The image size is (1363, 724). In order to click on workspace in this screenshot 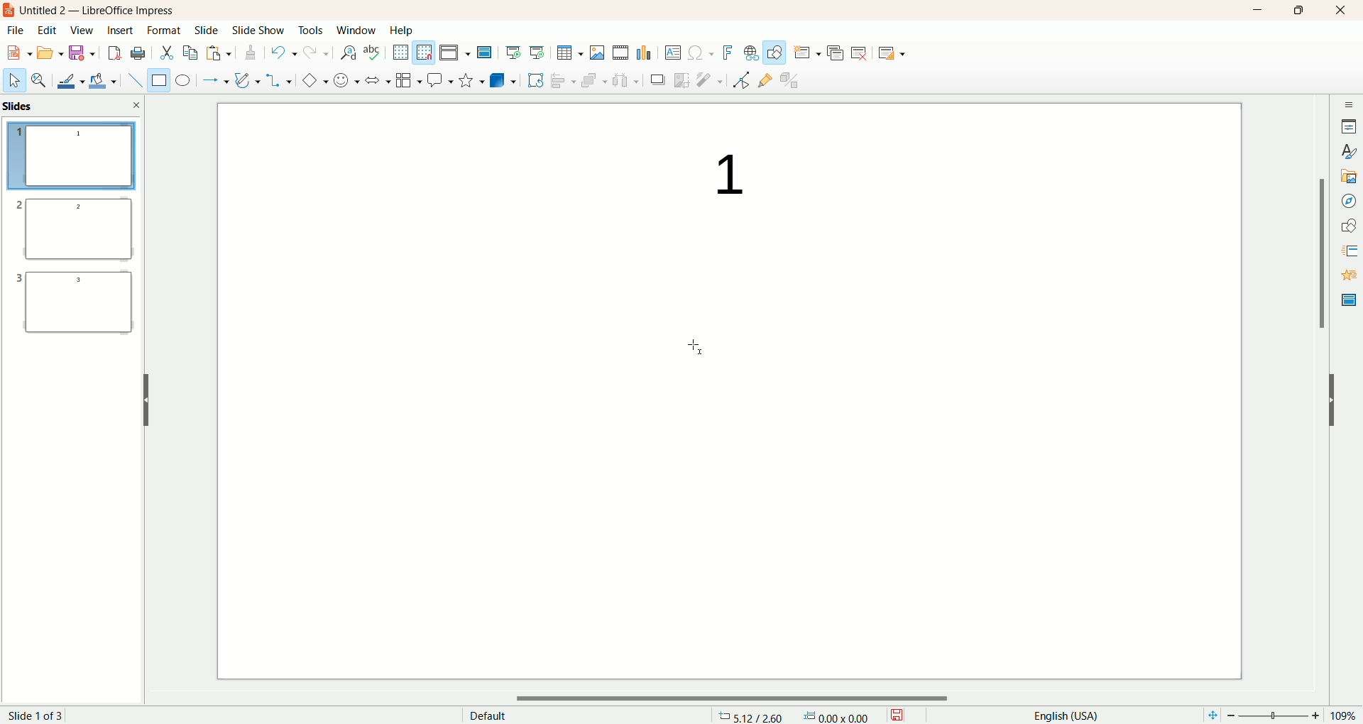, I will do `click(503, 430)`.